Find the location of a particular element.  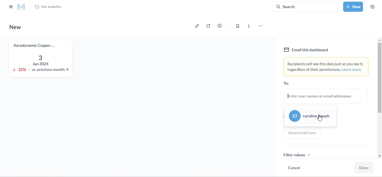

auto-refresh is located at coordinates (220, 25).